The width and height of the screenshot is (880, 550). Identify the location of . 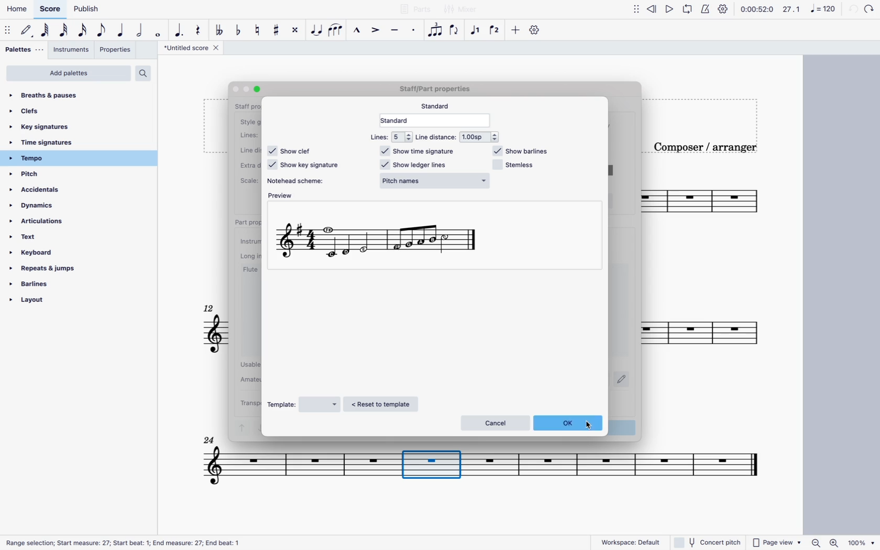
(209, 439).